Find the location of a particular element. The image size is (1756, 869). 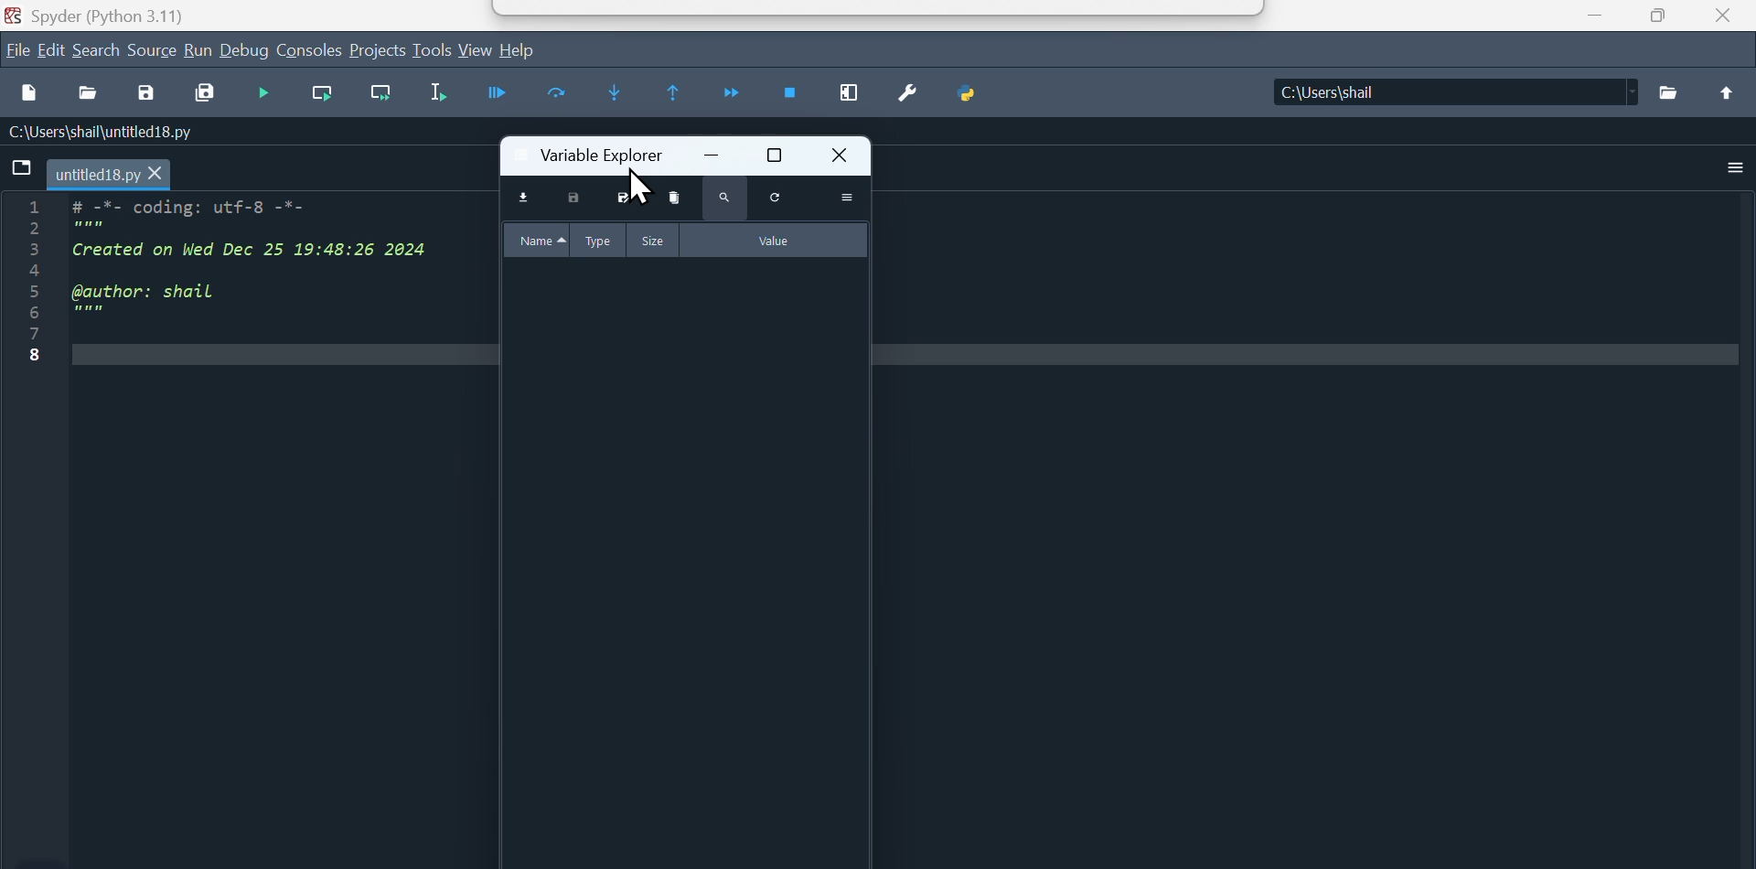

Run Current cell is located at coordinates (327, 94).